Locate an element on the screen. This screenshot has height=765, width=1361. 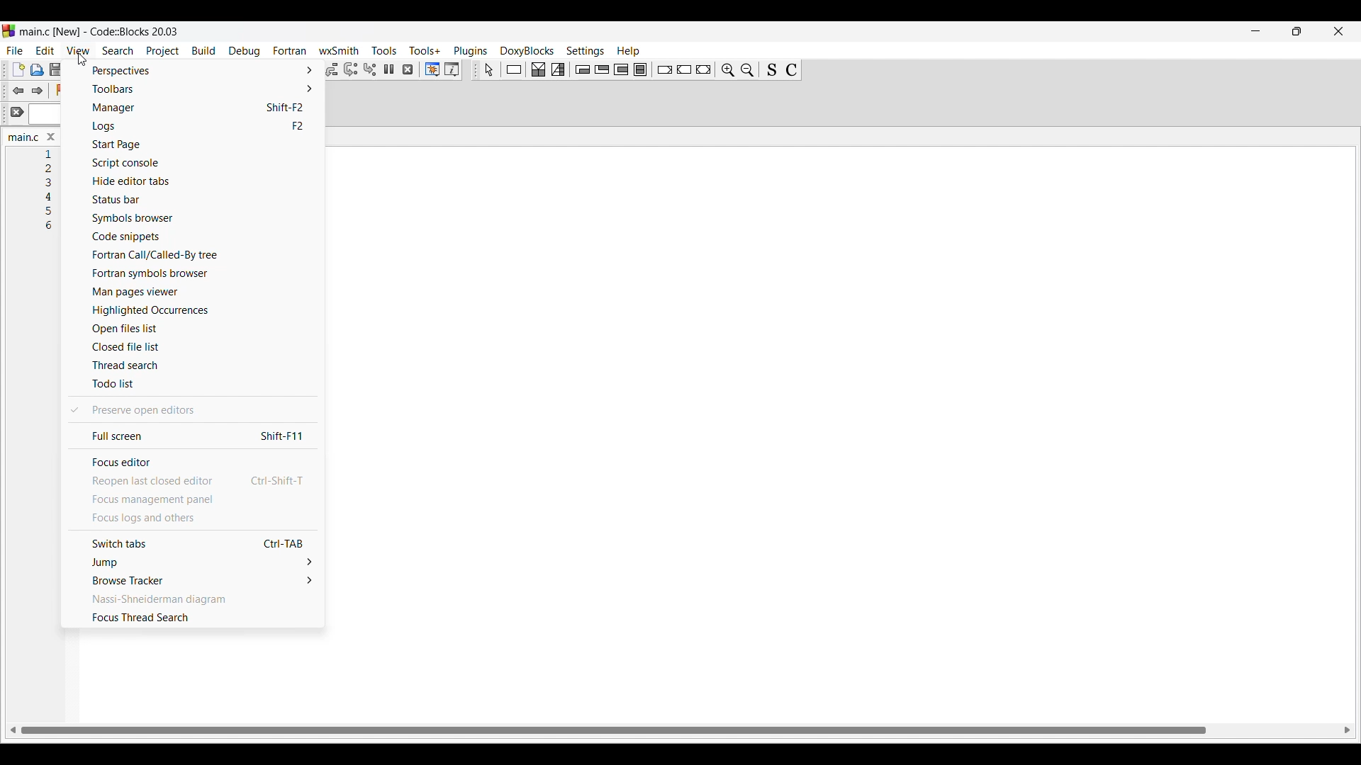
Focus thread search is located at coordinates (191, 618).